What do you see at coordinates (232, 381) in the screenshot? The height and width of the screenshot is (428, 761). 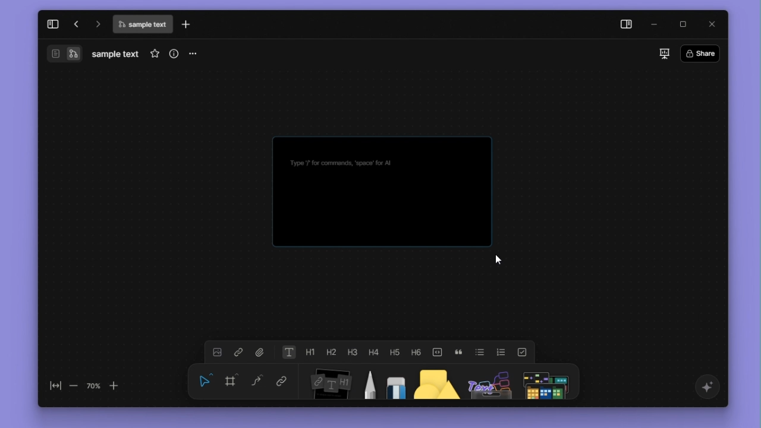 I see `frame f` at bounding box center [232, 381].